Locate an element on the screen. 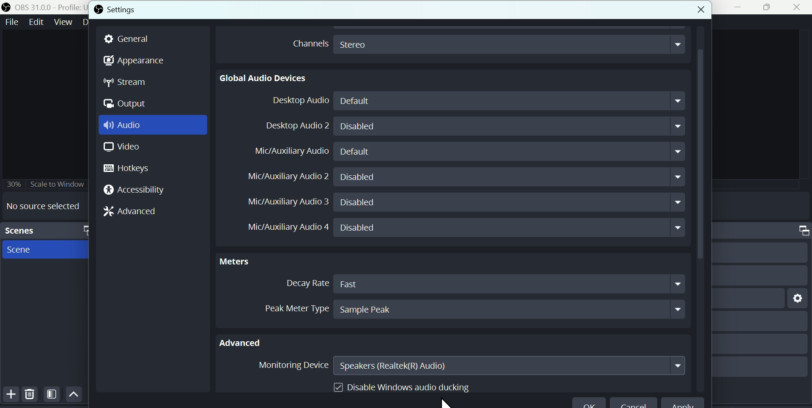  Cancel is located at coordinates (634, 404).